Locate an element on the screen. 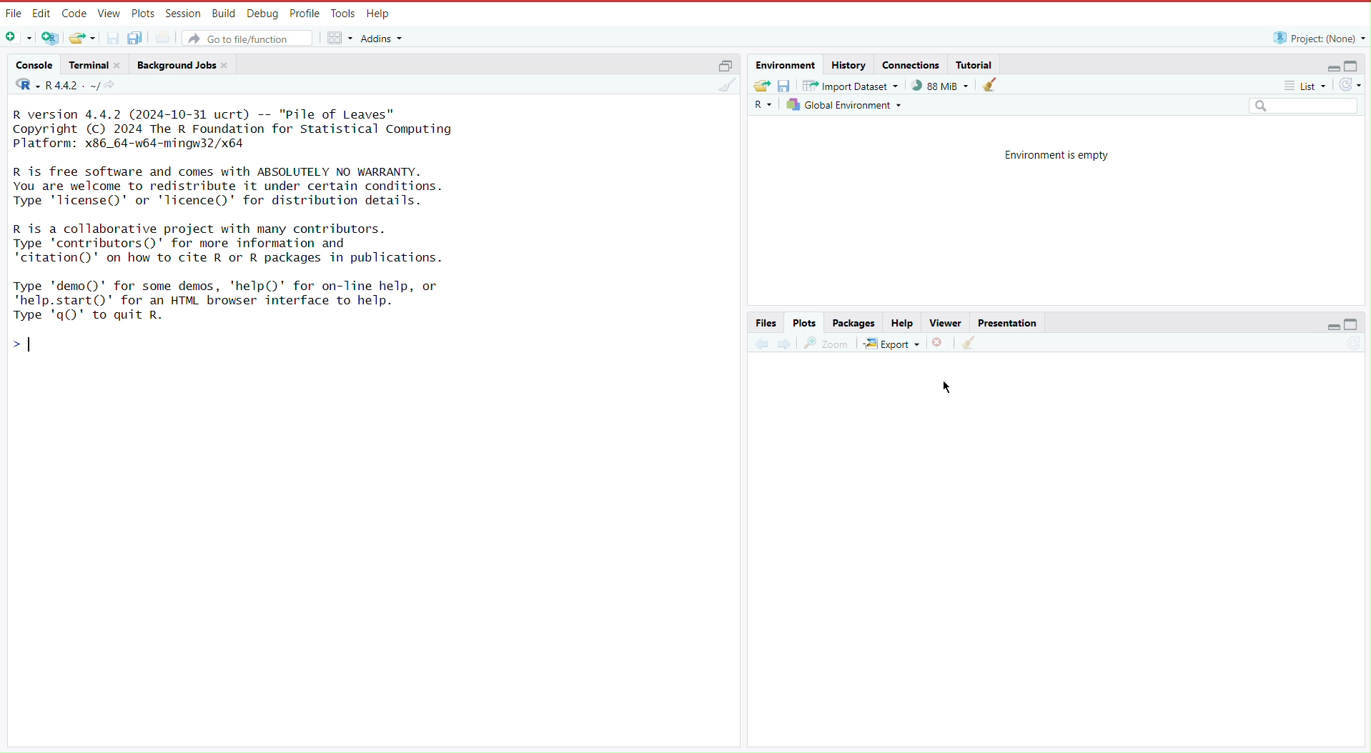 This screenshot has height=753, width=1371. Plots is located at coordinates (142, 13).